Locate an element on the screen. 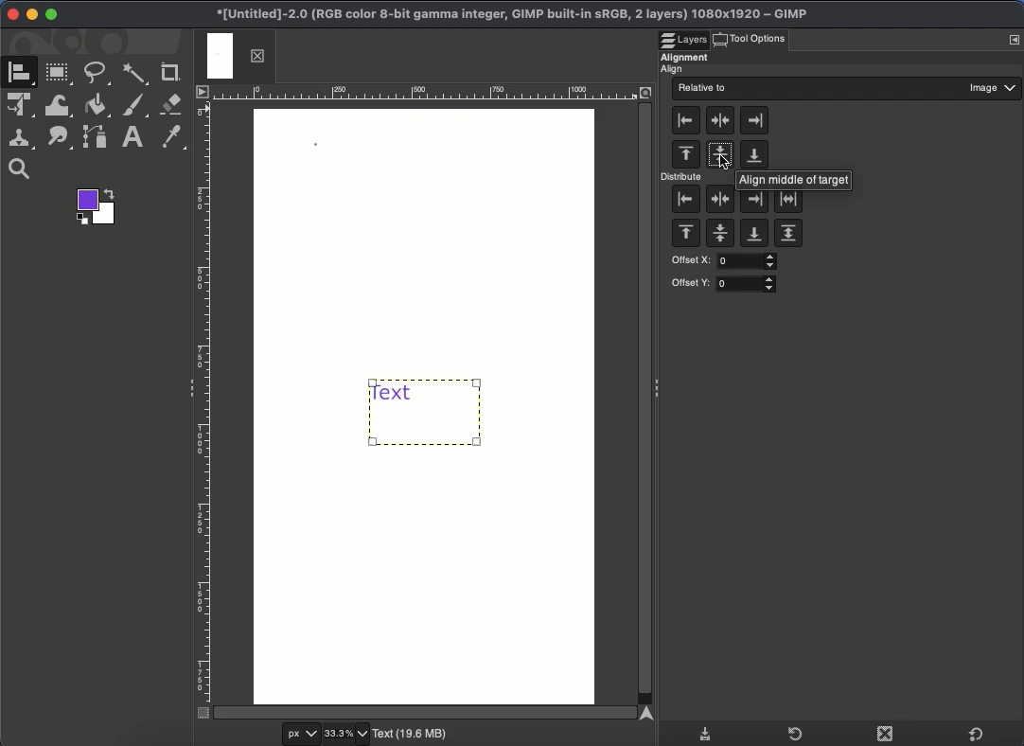 Image resolution: width=1024 pixels, height=746 pixels. Tab is located at coordinates (234, 57).